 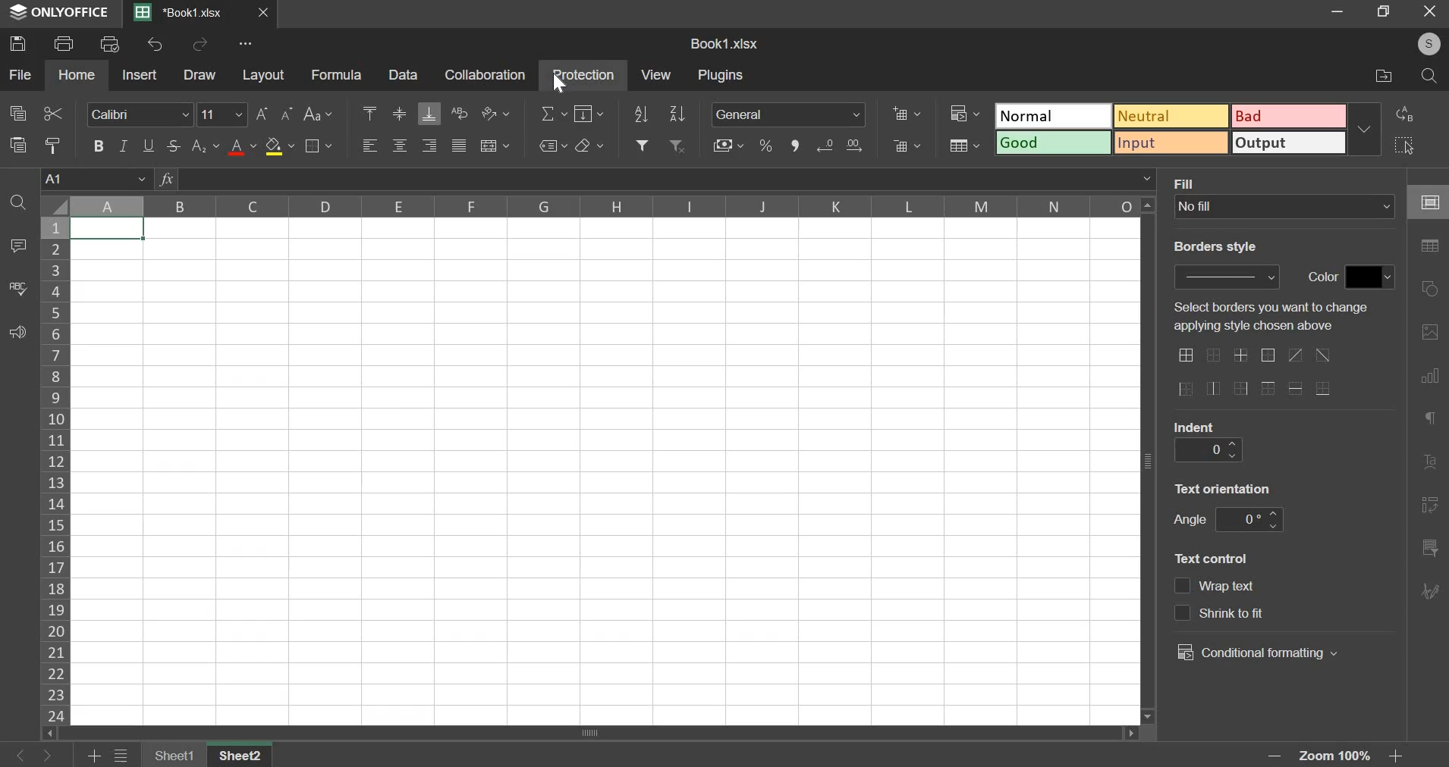 What do you see at coordinates (46, 756) in the screenshot?
I see `right` at bounding box center [46, 756].